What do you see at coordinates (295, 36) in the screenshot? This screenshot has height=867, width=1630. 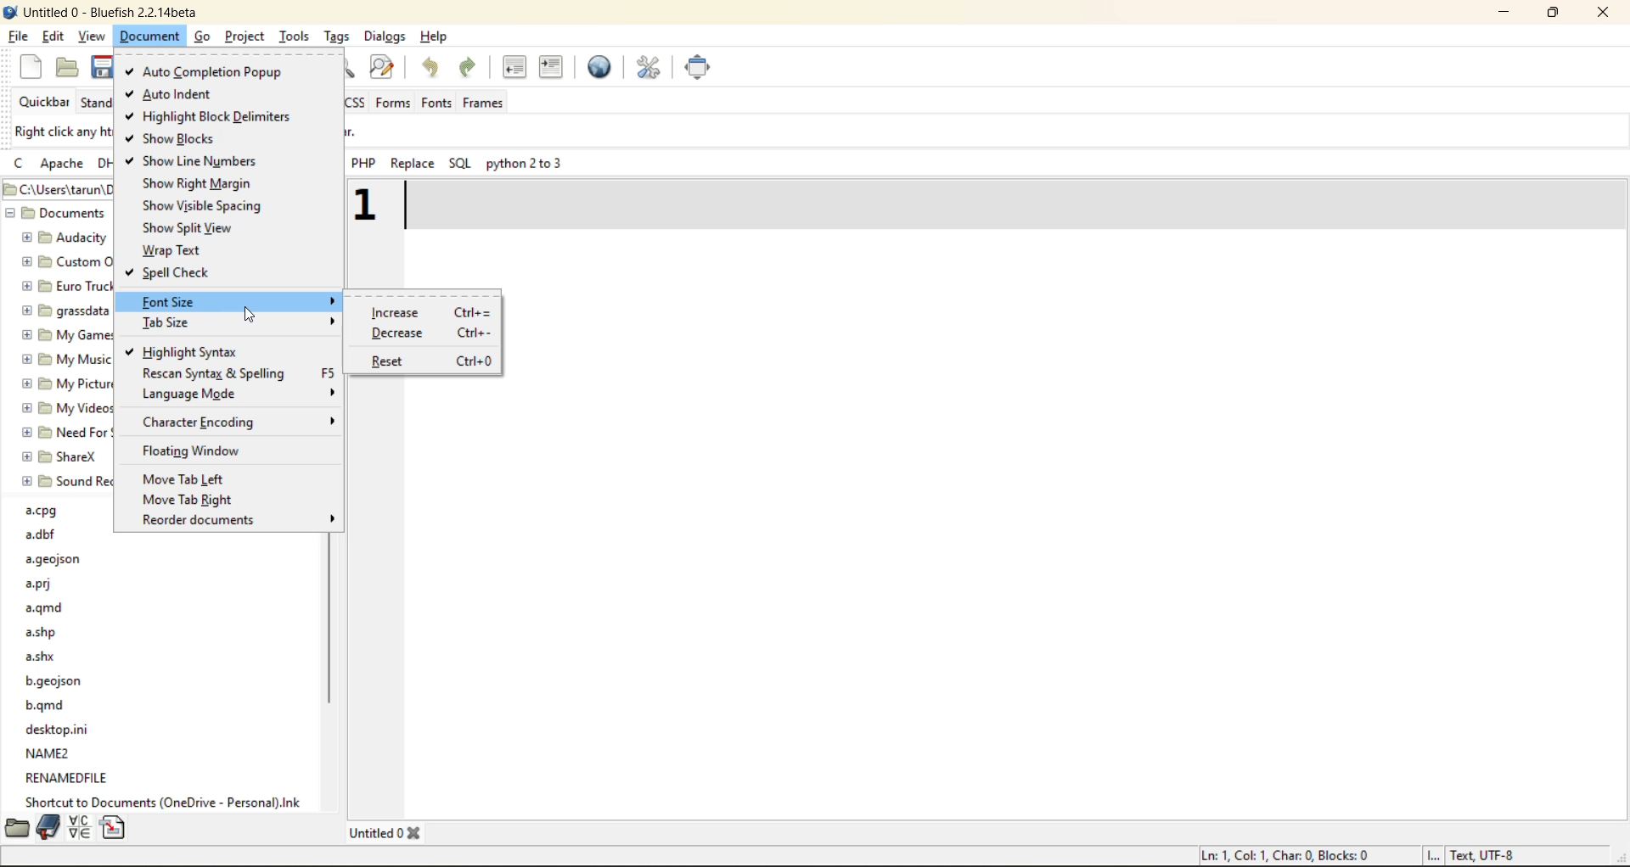 I see `tools` at bounding box center [295, 36].